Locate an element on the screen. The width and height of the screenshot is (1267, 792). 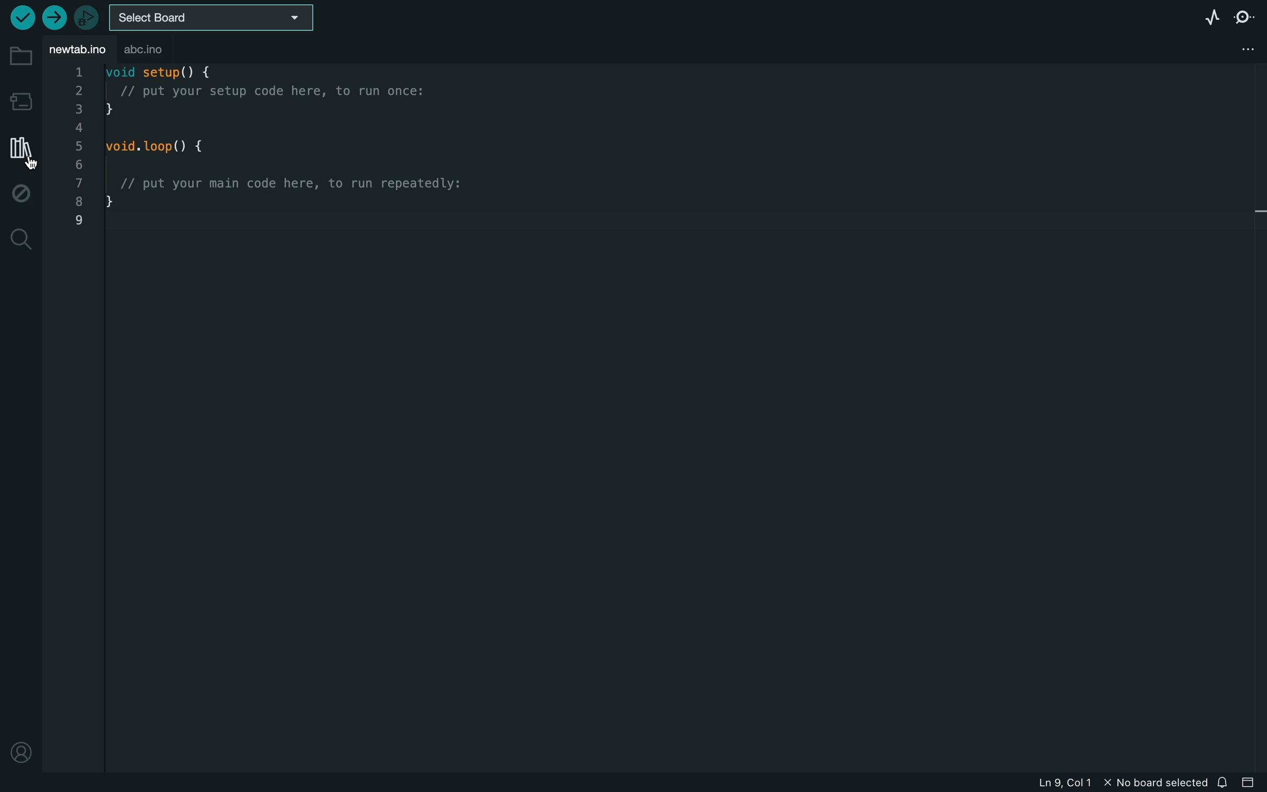
notification is located at coordinates (1224, 783).